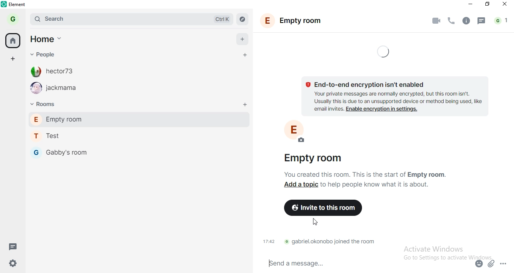  What do you see at coordinates (56, 71) in the screenshot?
I see `hector73` at bounding box center [56, 71].